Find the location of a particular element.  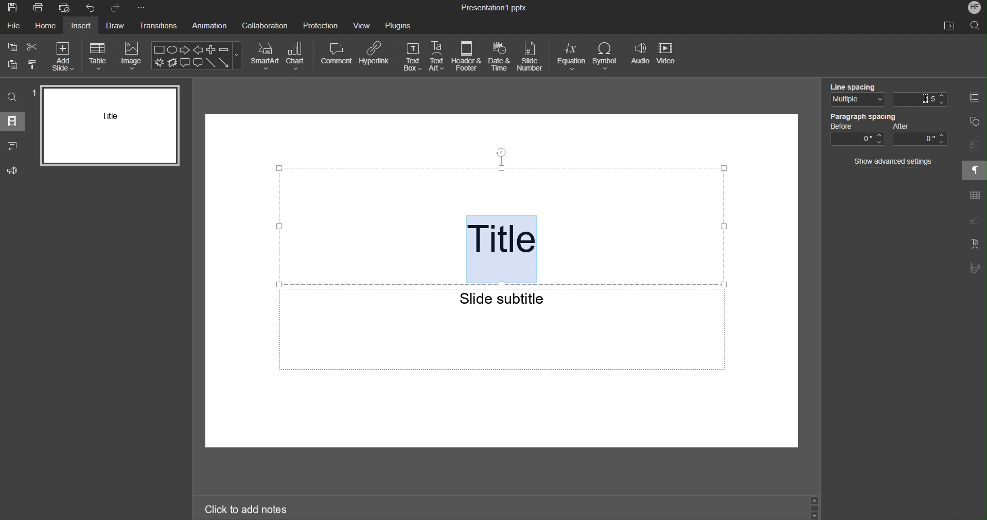

0.01 is located at coordinates (921, 98).